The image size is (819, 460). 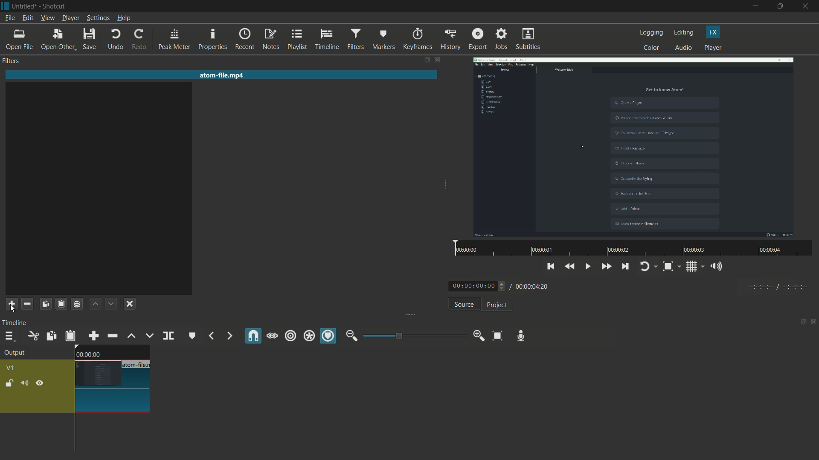 I want to click on redo, so click(x=139, y=39).